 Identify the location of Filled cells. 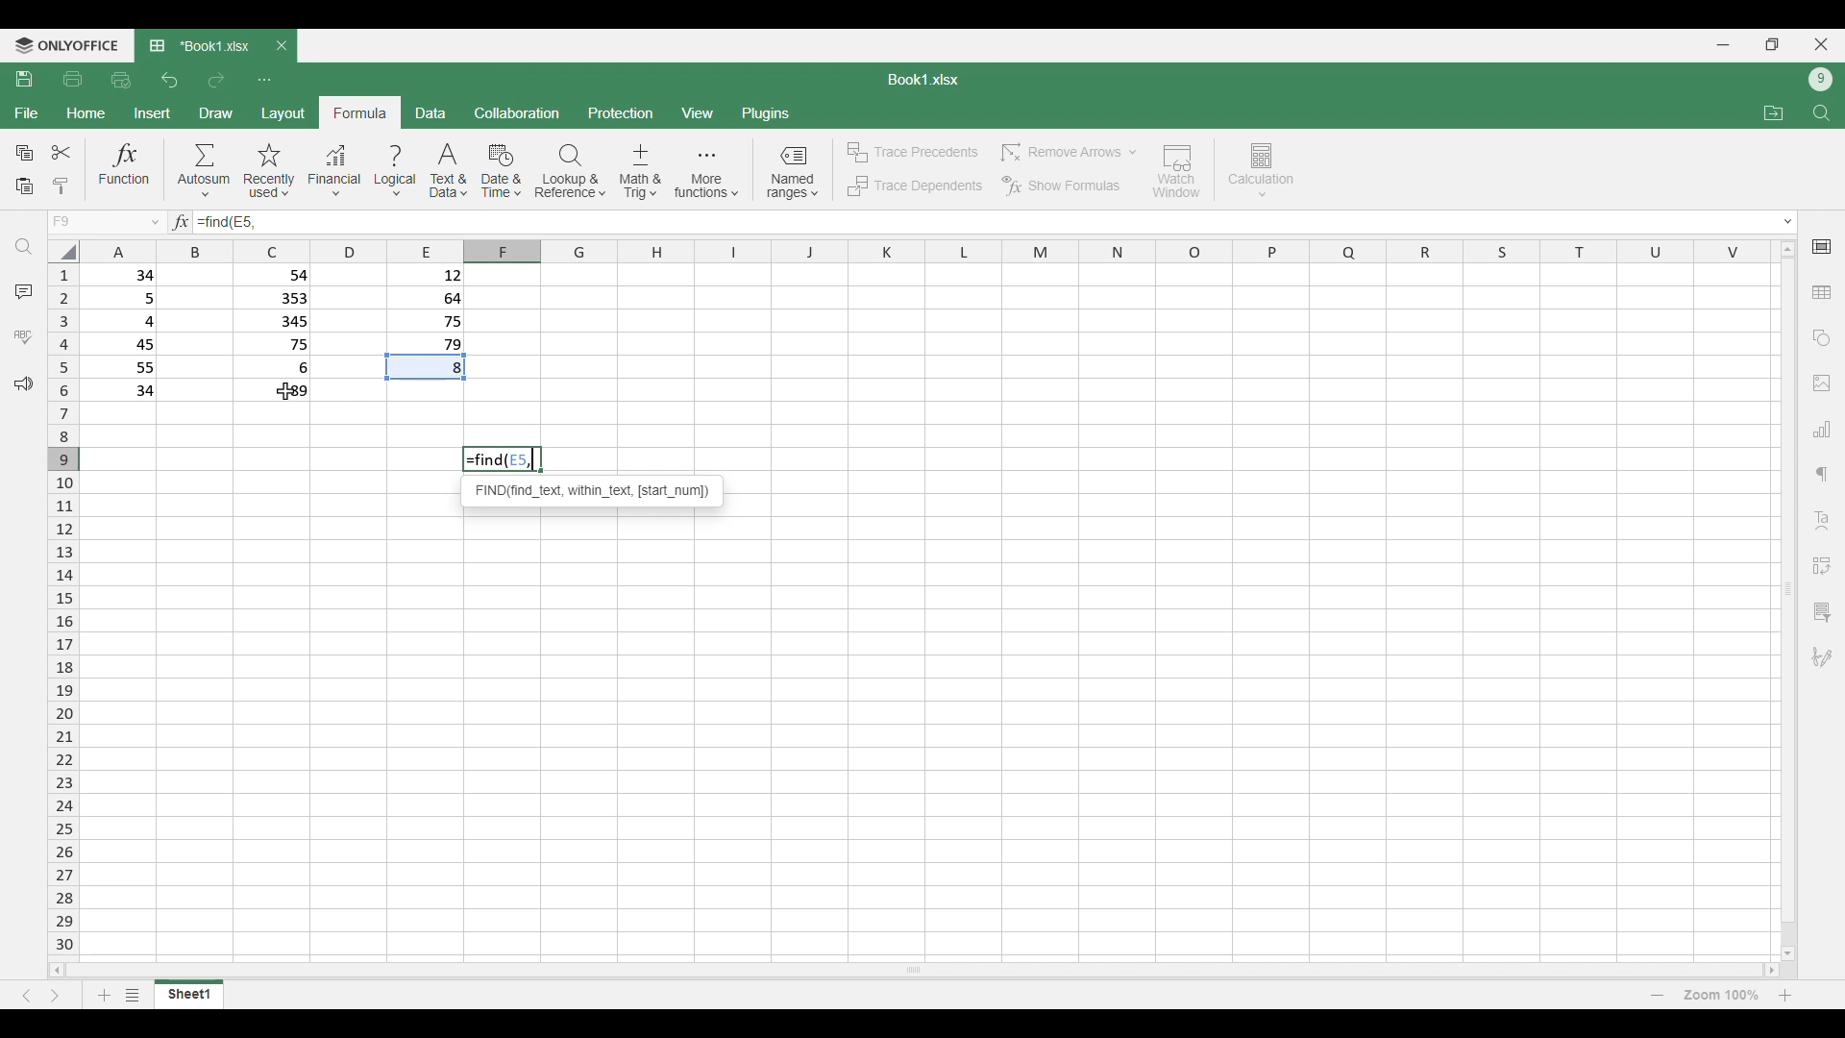
(276, 334).